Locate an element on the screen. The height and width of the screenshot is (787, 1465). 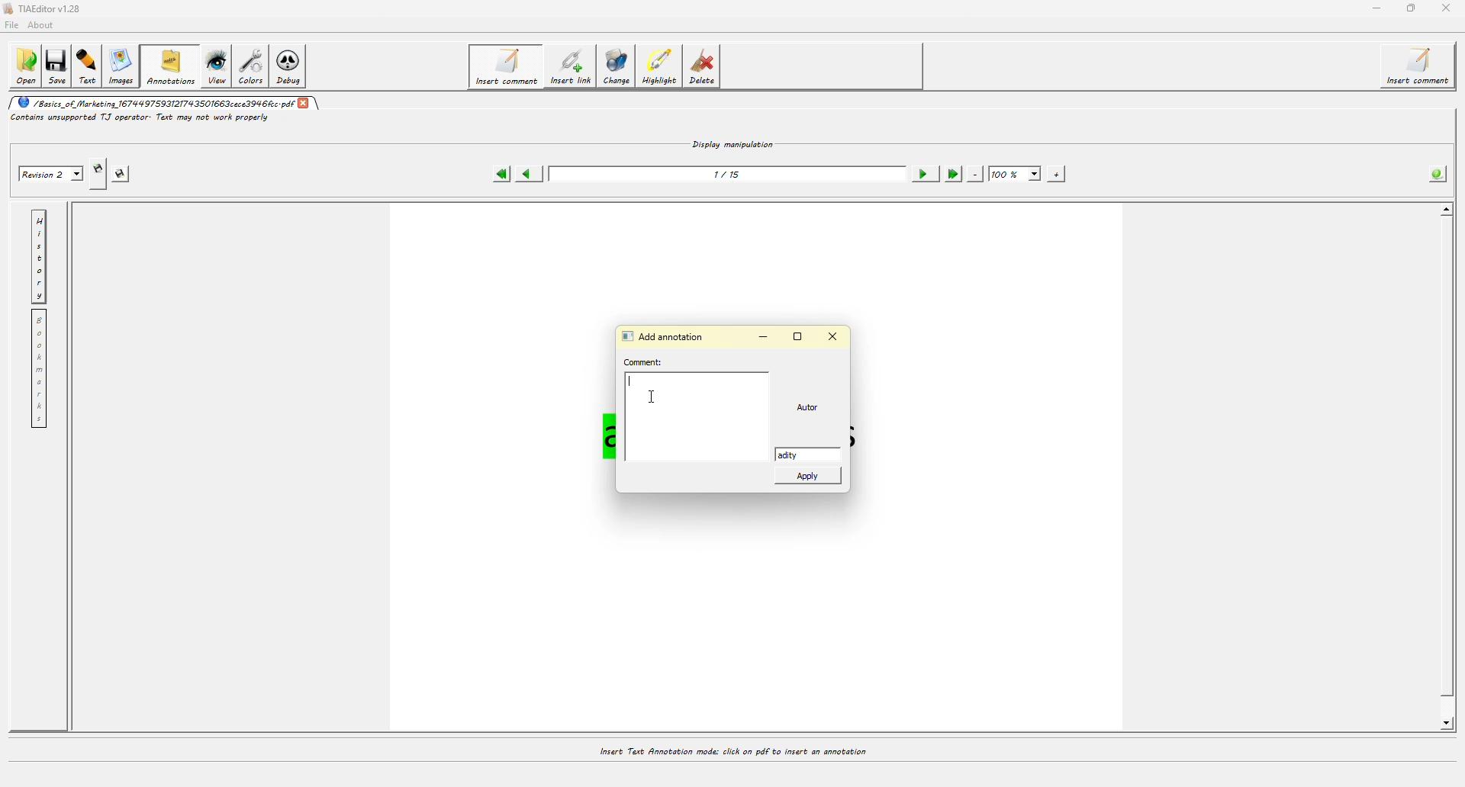
100% is located at coordinates (1016, 175).